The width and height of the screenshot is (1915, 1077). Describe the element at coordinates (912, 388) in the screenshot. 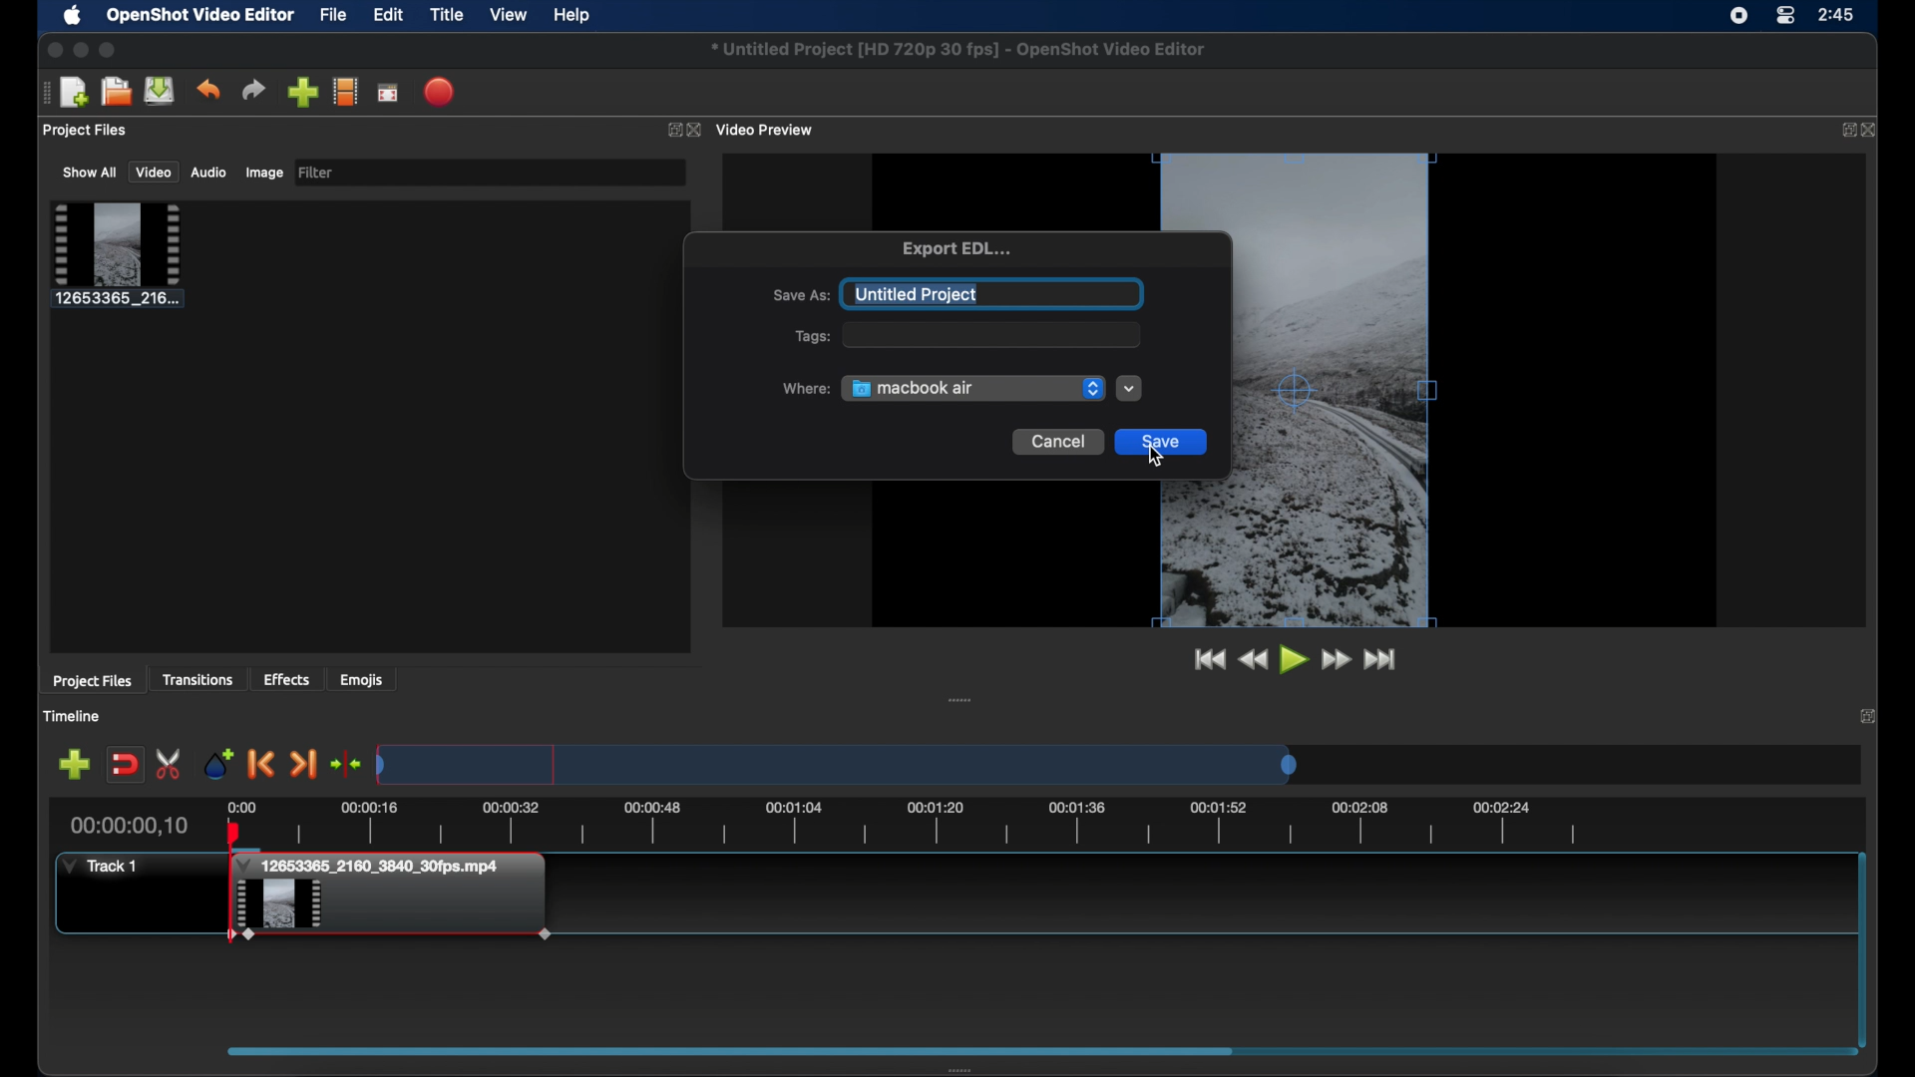

I see `macbook air` at that location.